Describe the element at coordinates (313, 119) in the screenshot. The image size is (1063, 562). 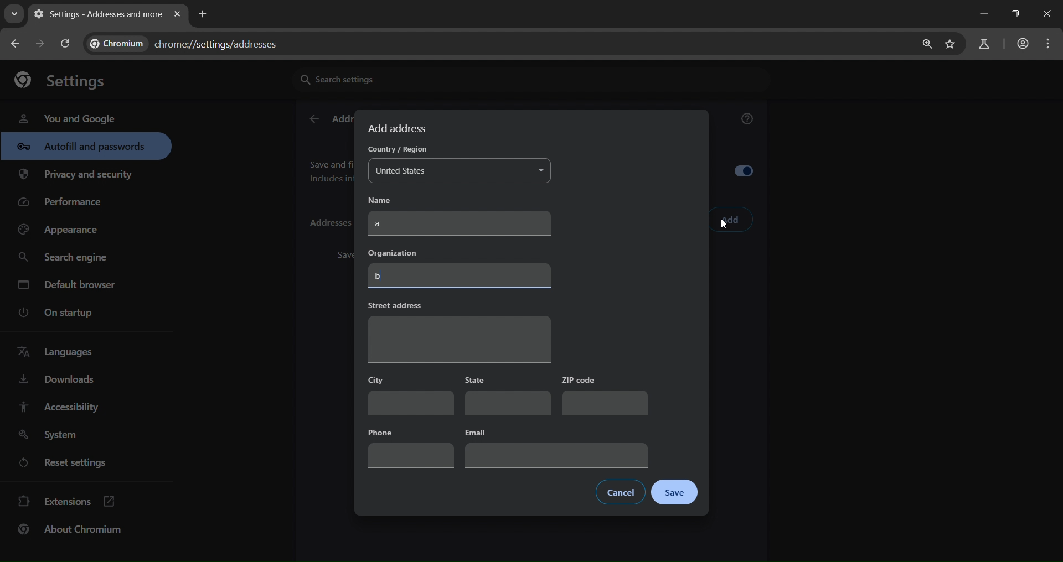
I see `back` at that location.